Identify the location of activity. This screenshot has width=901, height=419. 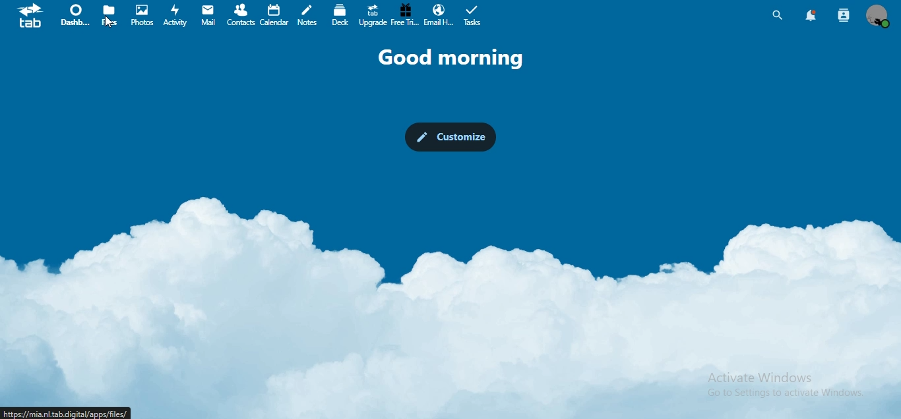
(175, 16).